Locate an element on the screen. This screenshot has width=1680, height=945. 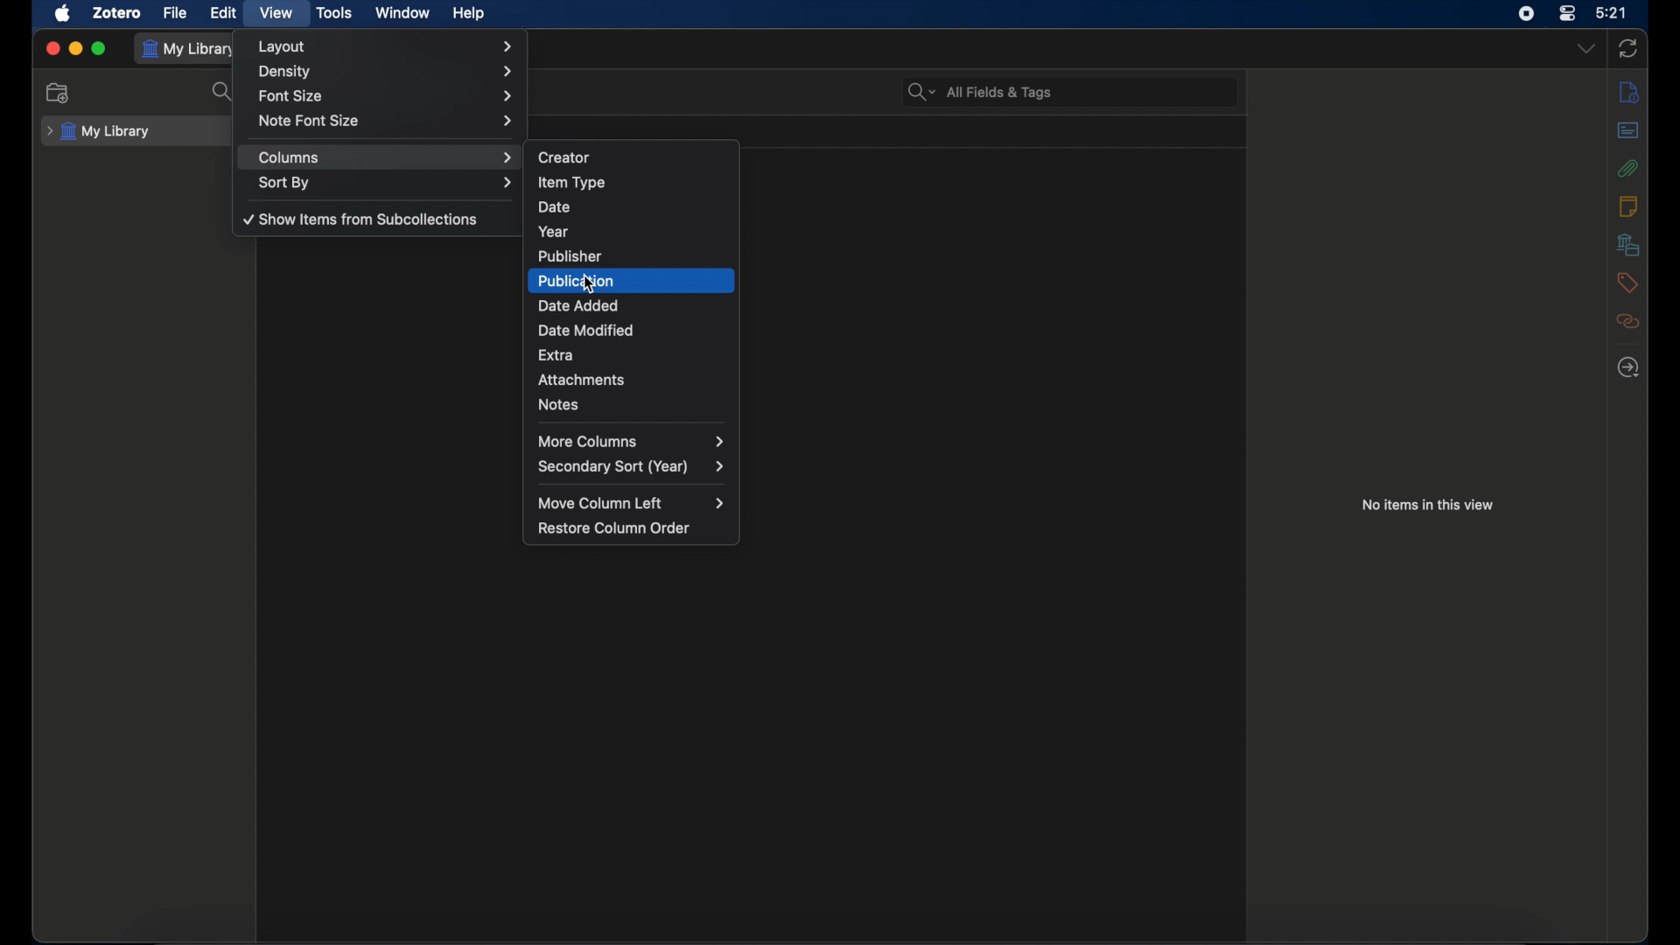
date is located at coordinates (637, 203).